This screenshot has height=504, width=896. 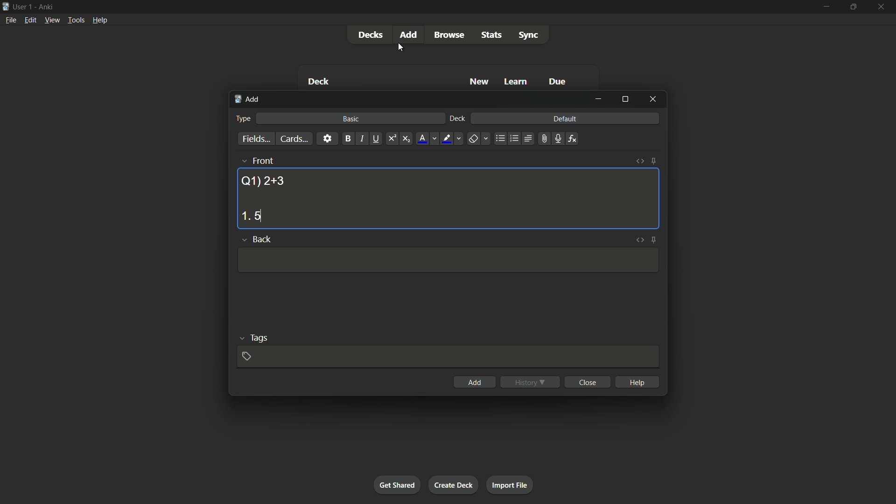 I want to click on settings, so click(x=327, y=138).